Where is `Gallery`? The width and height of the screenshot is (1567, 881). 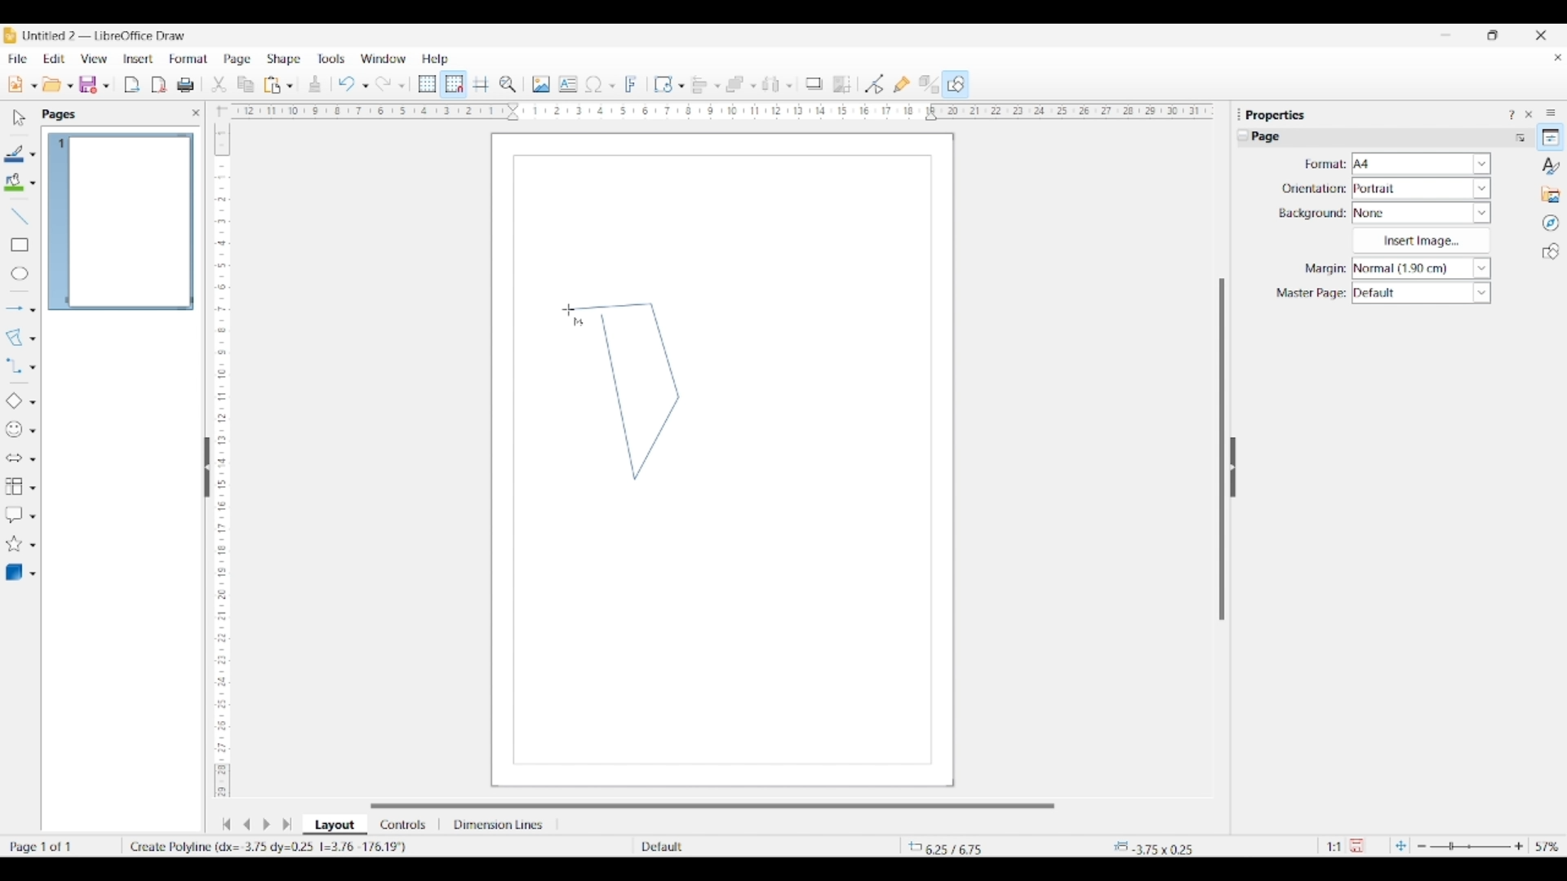
Gallery is located at coordinates (1551, 194).